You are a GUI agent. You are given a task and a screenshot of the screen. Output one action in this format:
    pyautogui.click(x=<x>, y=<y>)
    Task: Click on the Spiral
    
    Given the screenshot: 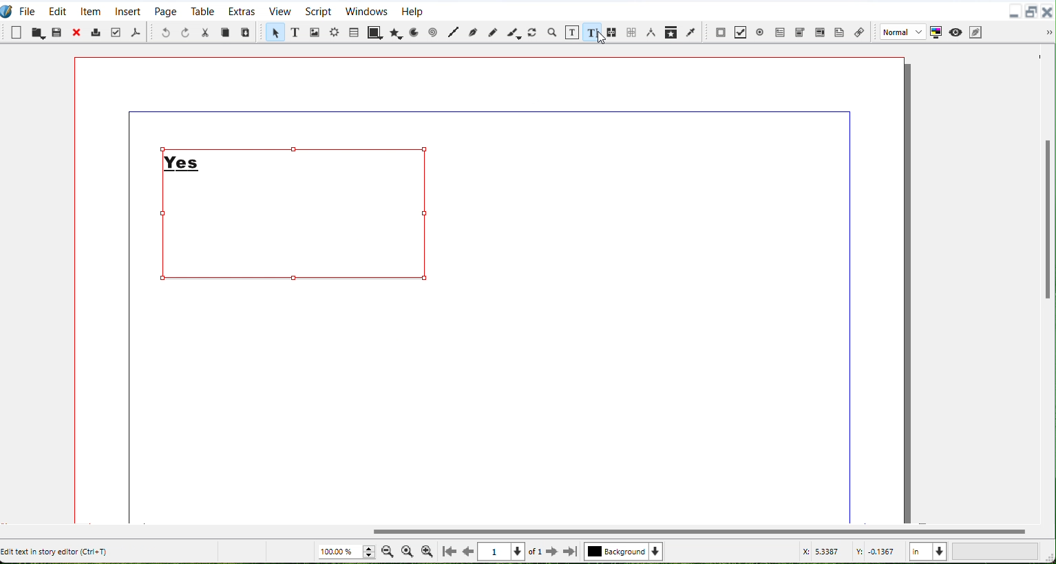 What is the action you would take?
    pyautogui.click(x=433, y=32)
    